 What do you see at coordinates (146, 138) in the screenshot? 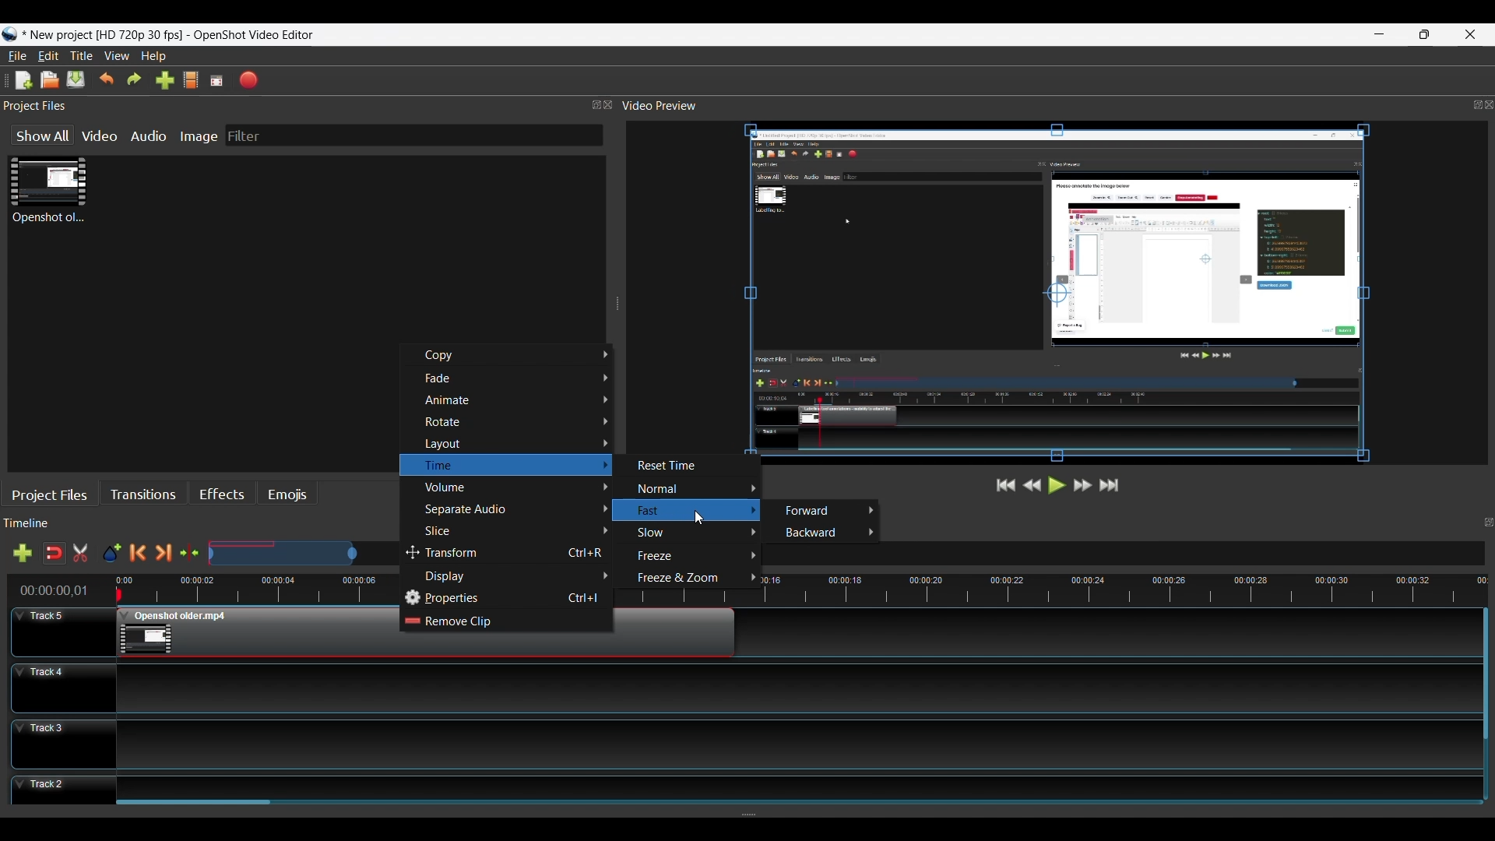
I see `Audio` at bounding box center [146, 138].